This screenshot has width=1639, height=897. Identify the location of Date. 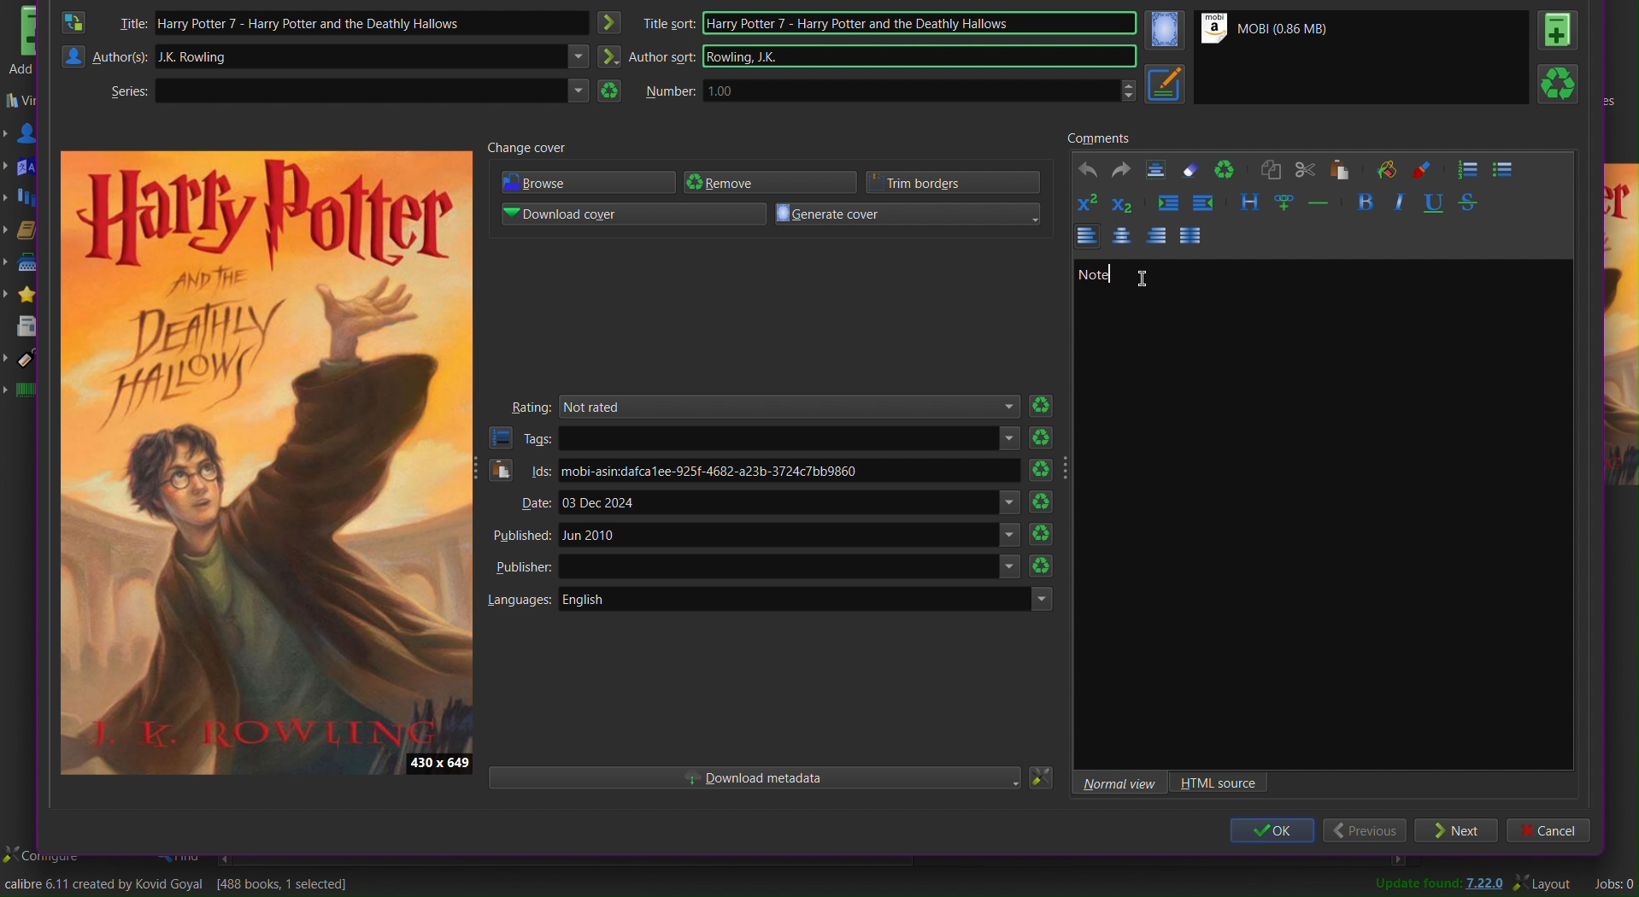
(527, 503).